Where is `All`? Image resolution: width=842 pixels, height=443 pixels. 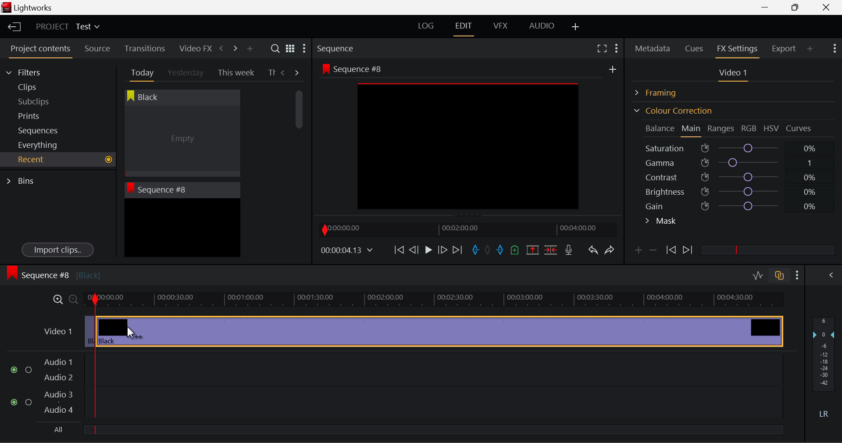 All is located at coordinates (58, 429).